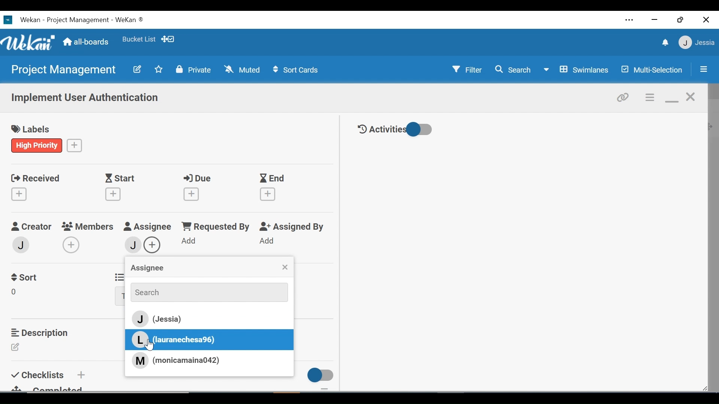 The height and width of the screenshot is (404, 719). Describe the element at coordinates (653, 20) in the screenshot. I see `minimize` at that location.